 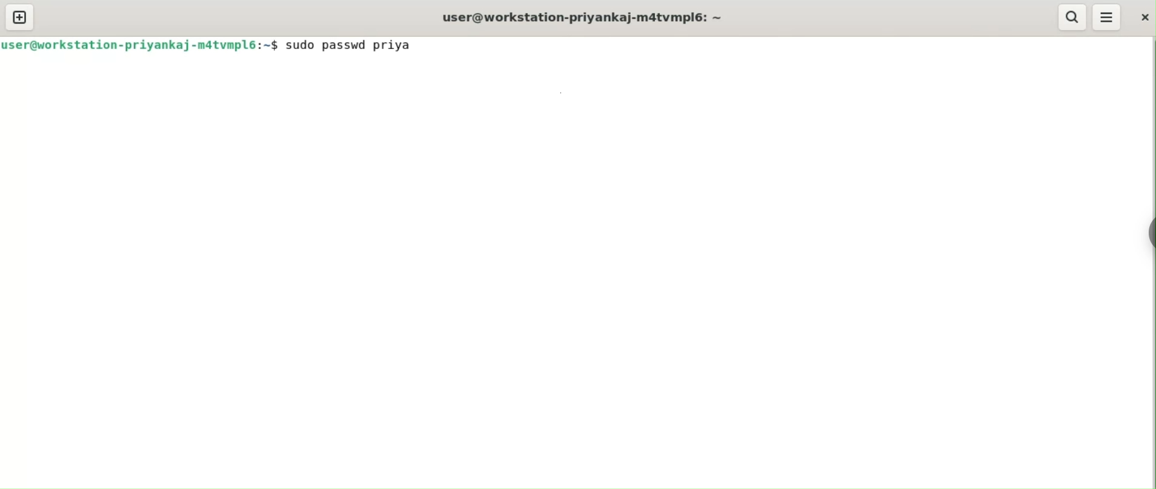 What do you see at coordinates (1108, 17) in the screenshot?
I see `menu` at bounding box center [1108, 17].